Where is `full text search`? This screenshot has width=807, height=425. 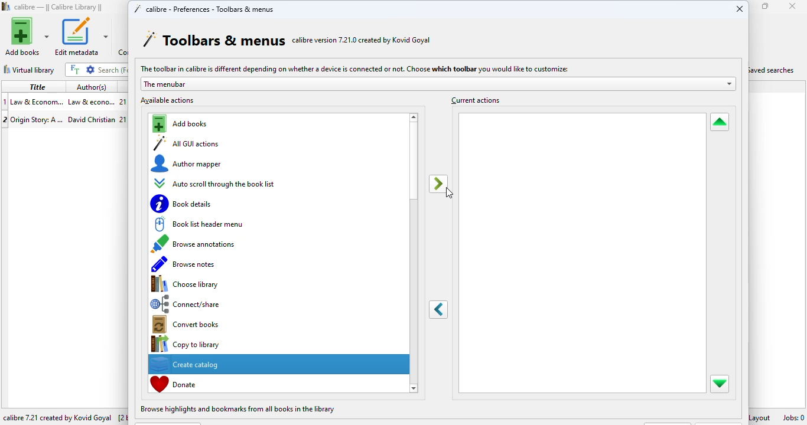 full text search is located at coordinates (74, 69).